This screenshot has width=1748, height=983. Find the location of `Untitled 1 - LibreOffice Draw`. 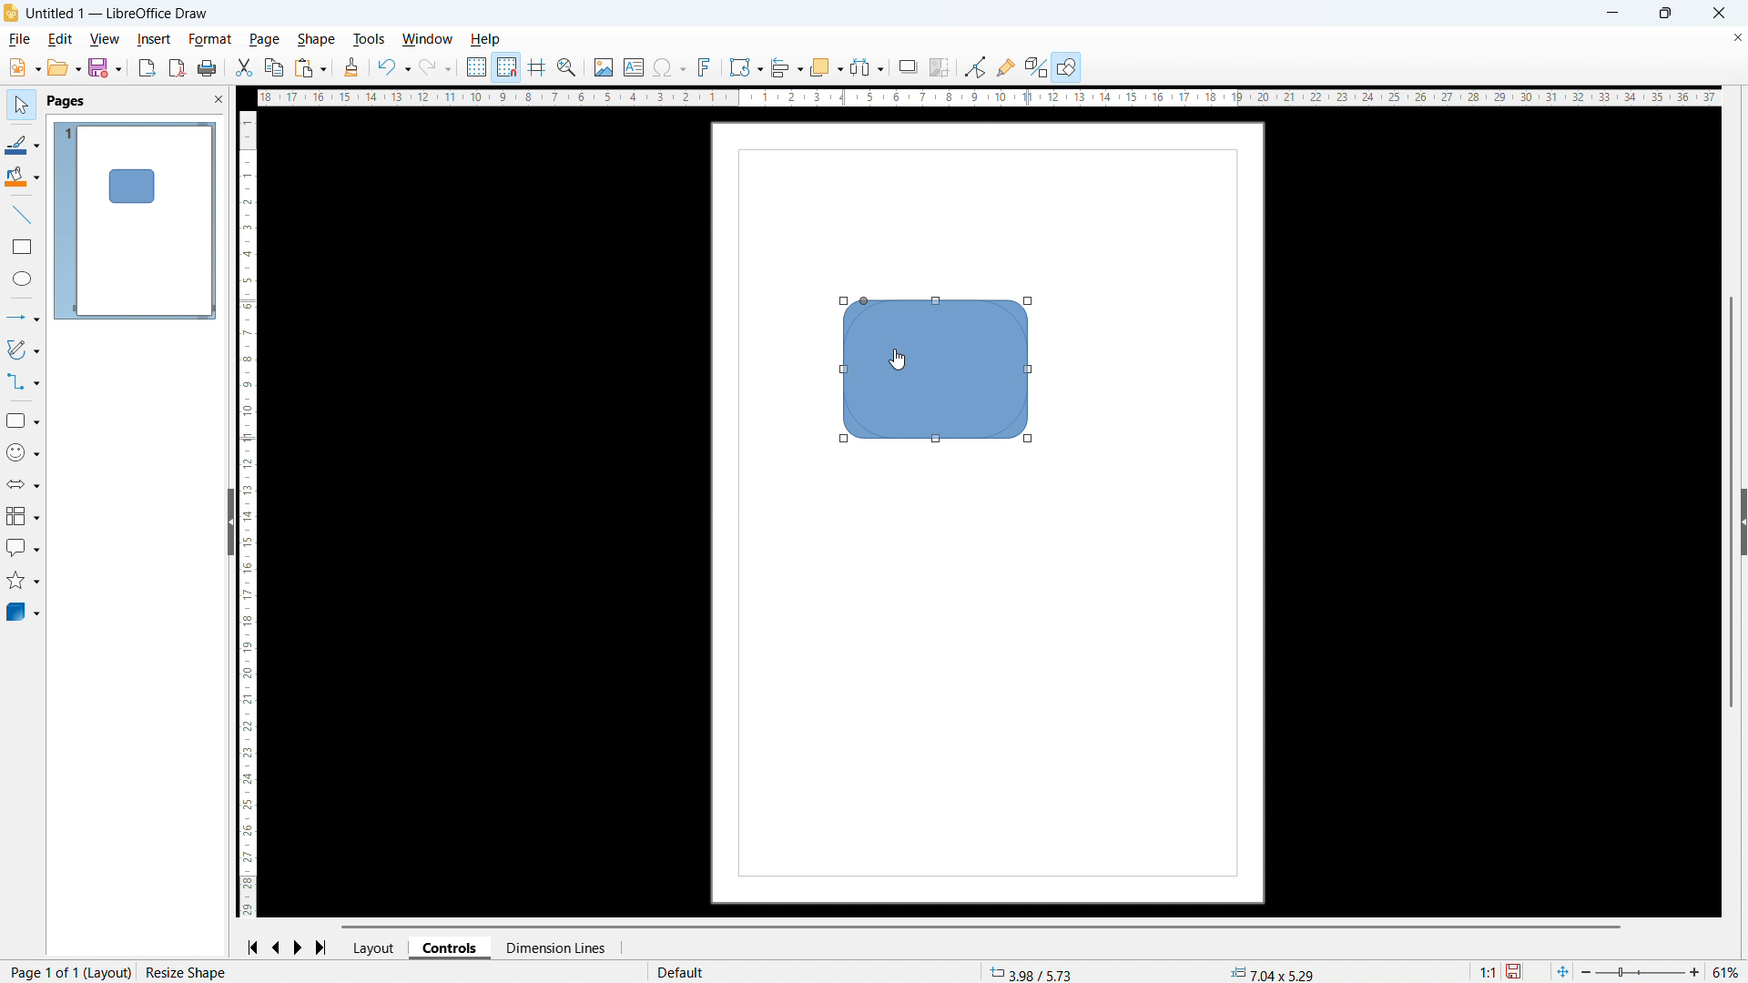

Untitled 1 - LibreOffice Draw is located at coordinates (120, 15).